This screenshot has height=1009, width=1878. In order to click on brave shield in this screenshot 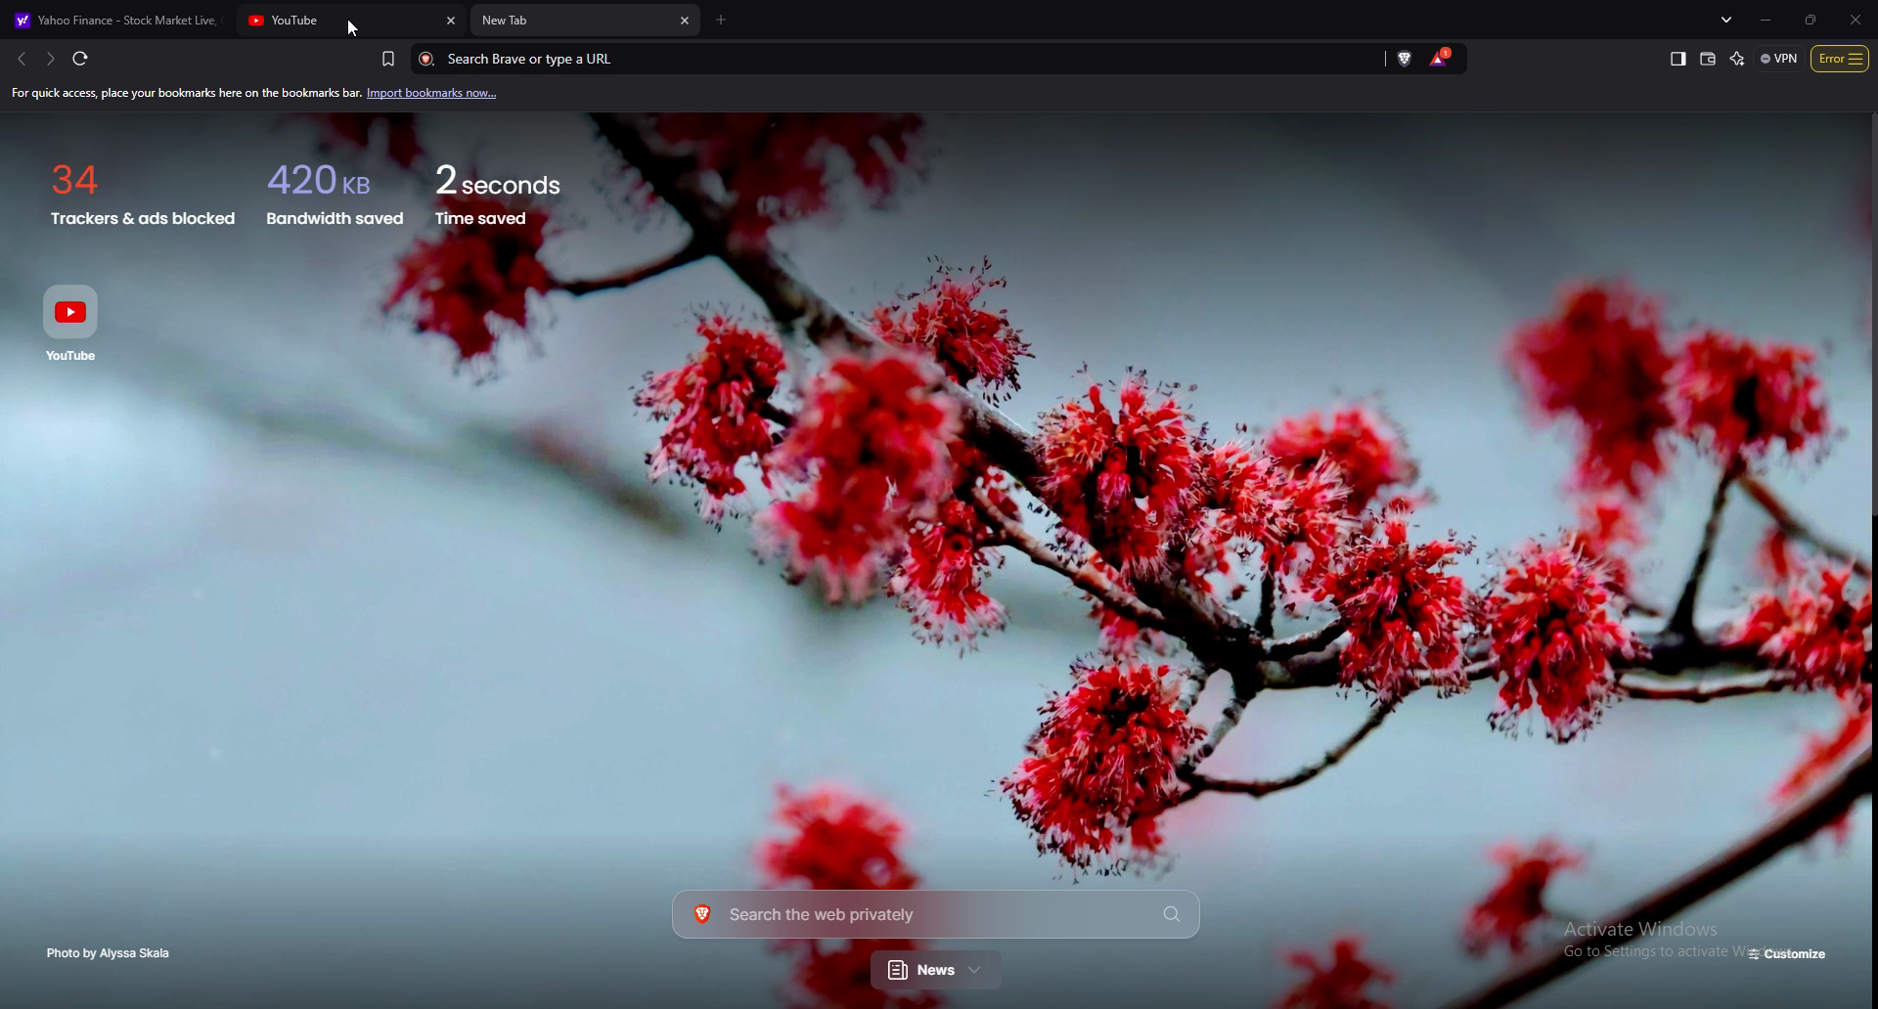, I will do `click(1407, 58)`.